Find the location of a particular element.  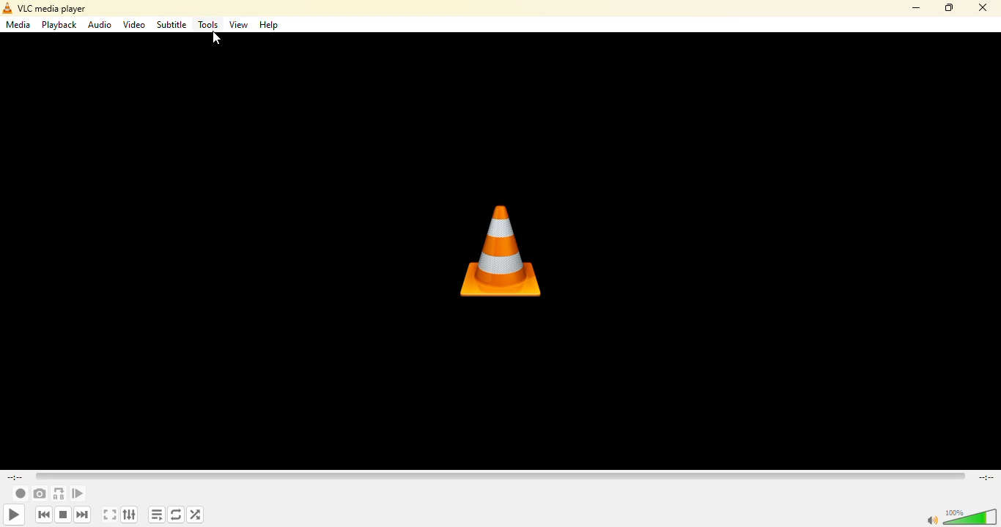

click to toggle between loop all, loop one and no loop is located at coordinates (176, 515).